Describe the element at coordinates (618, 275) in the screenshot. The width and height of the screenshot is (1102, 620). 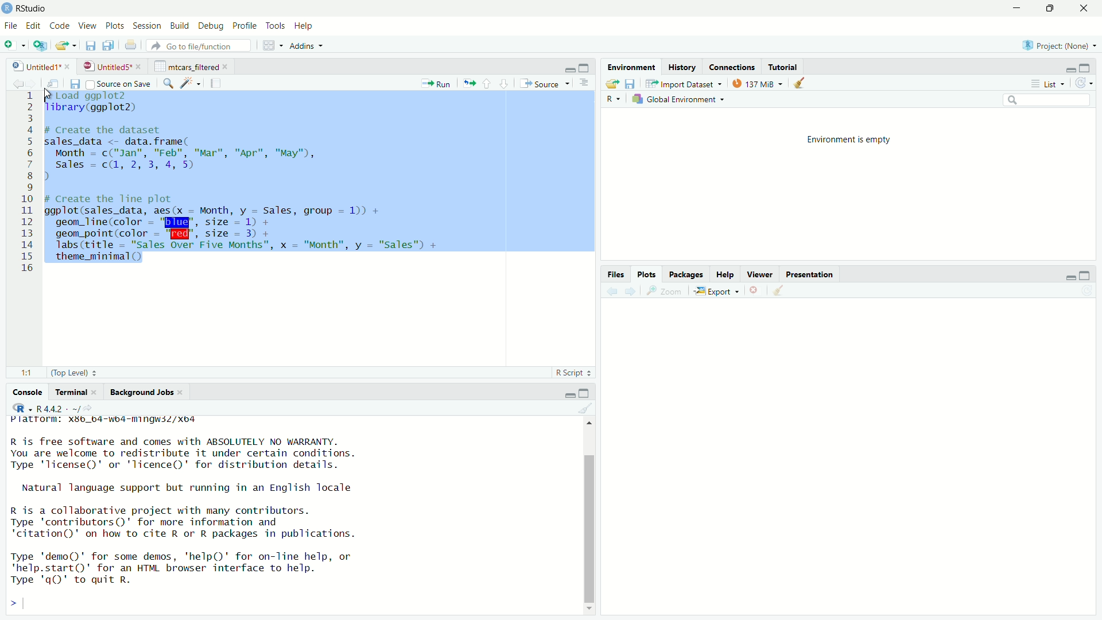
I see `files` at that location.